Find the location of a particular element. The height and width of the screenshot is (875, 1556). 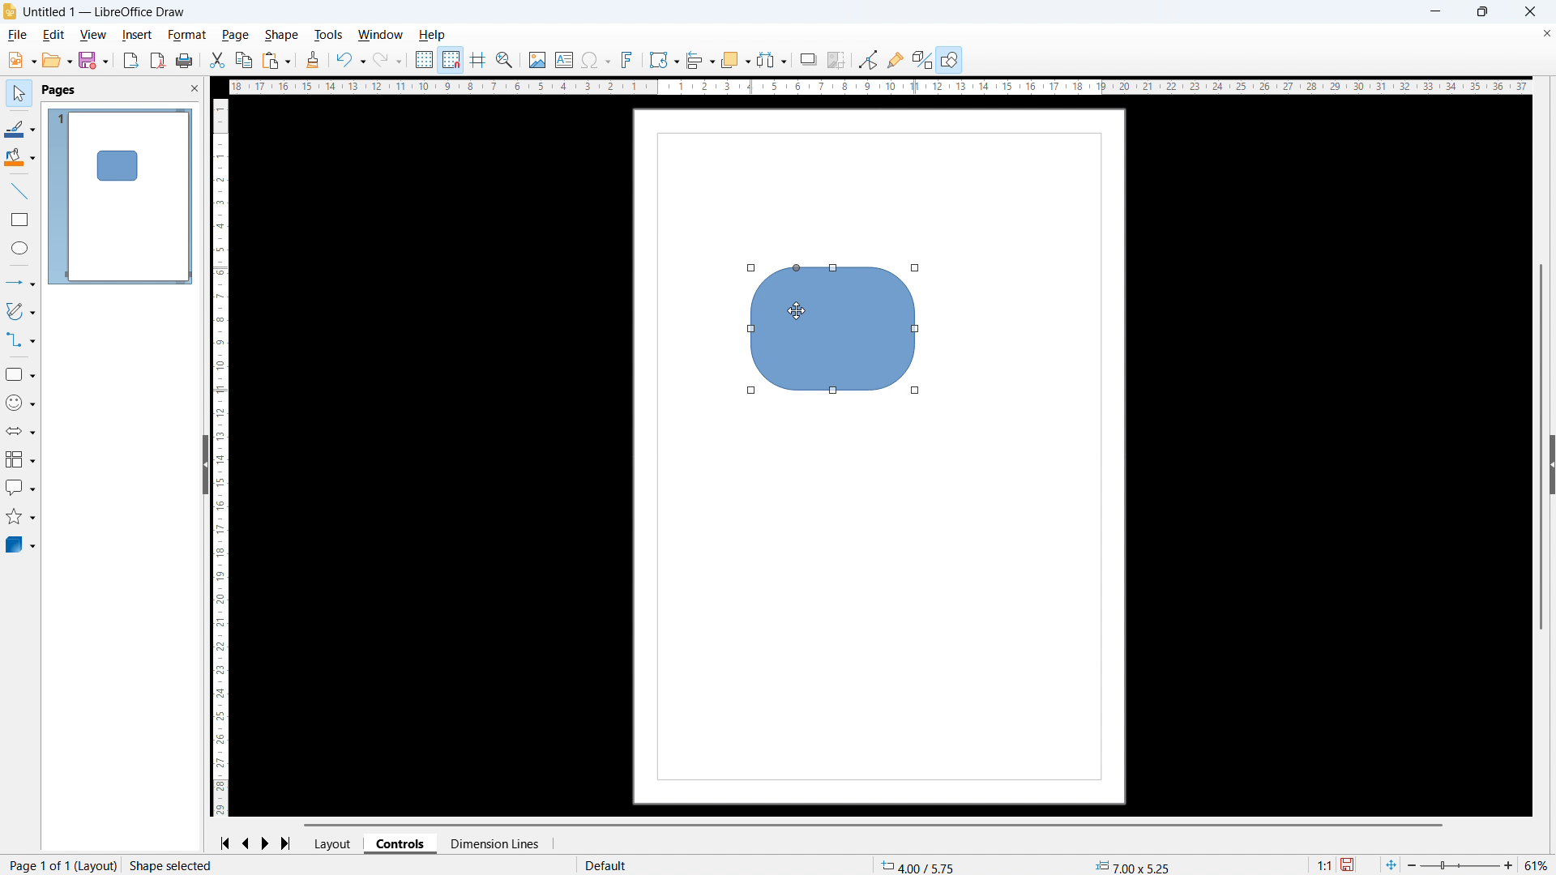

Line colour  is located at coordinates (19, 128).